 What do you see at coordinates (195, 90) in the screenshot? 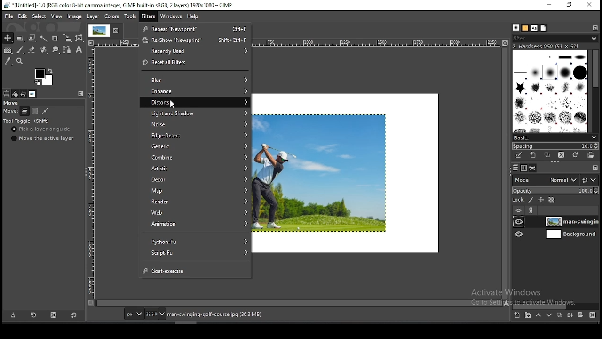
I see `enhance` at bounding box center [195, 90].